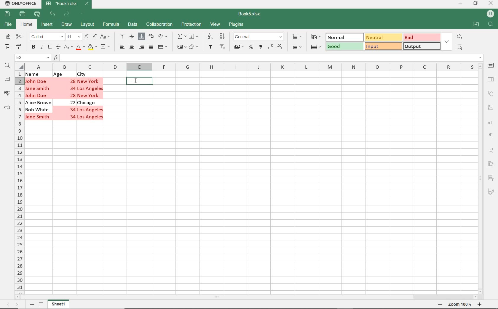 This screenshot has width=498, height=309. I want to click on UNDO, so click(53, 14).